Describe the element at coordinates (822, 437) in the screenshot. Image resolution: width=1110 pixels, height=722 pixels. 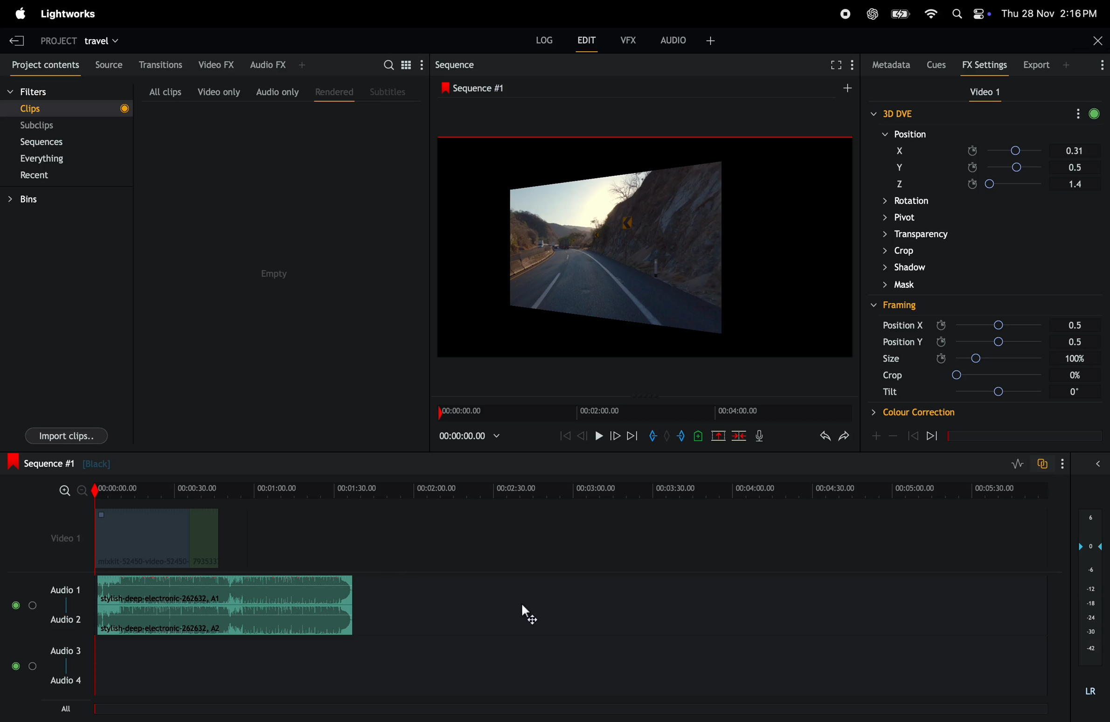
I see `redo` at that location.